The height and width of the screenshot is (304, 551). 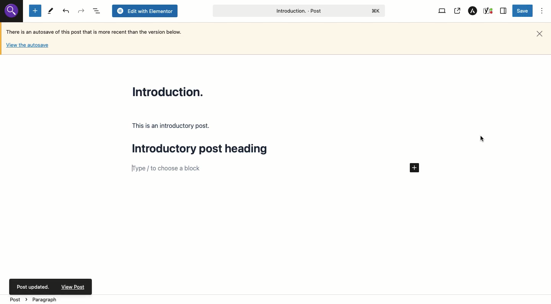 What do you see at coordinates (81, 11) in the screenshot?
I see `Undo` at bounding box center [81, 11].